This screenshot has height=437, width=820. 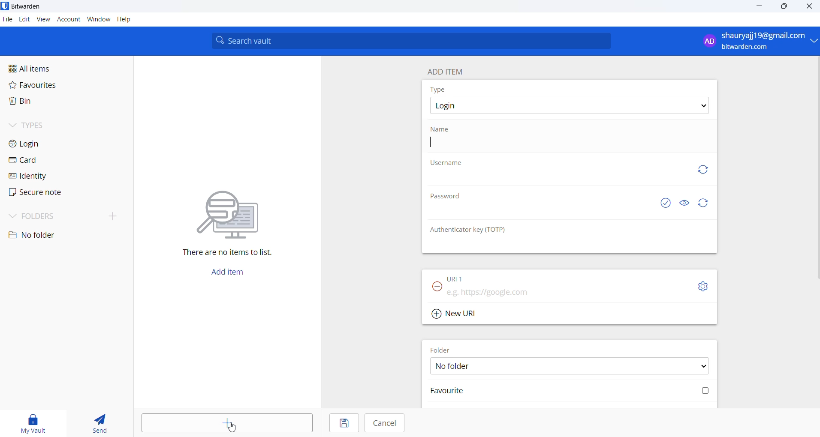 What do you see at coordinates (567, 143) in the screenshot?
I see `name input box` at bounding box center [567, 143].